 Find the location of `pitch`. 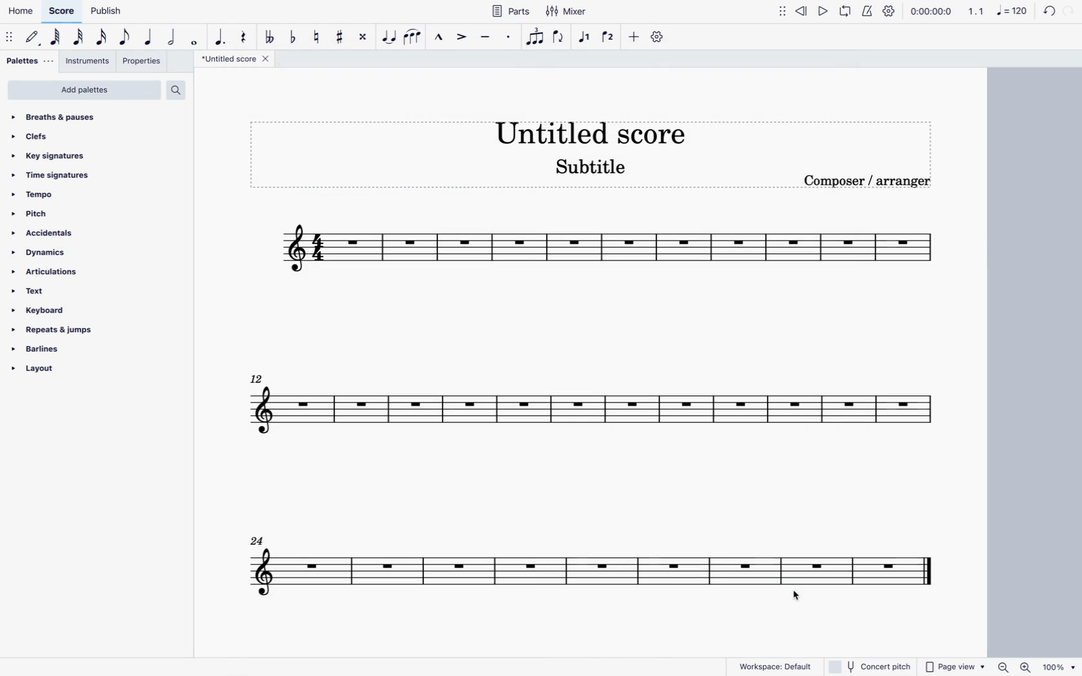

pitch is located at coordinates (35, 213).